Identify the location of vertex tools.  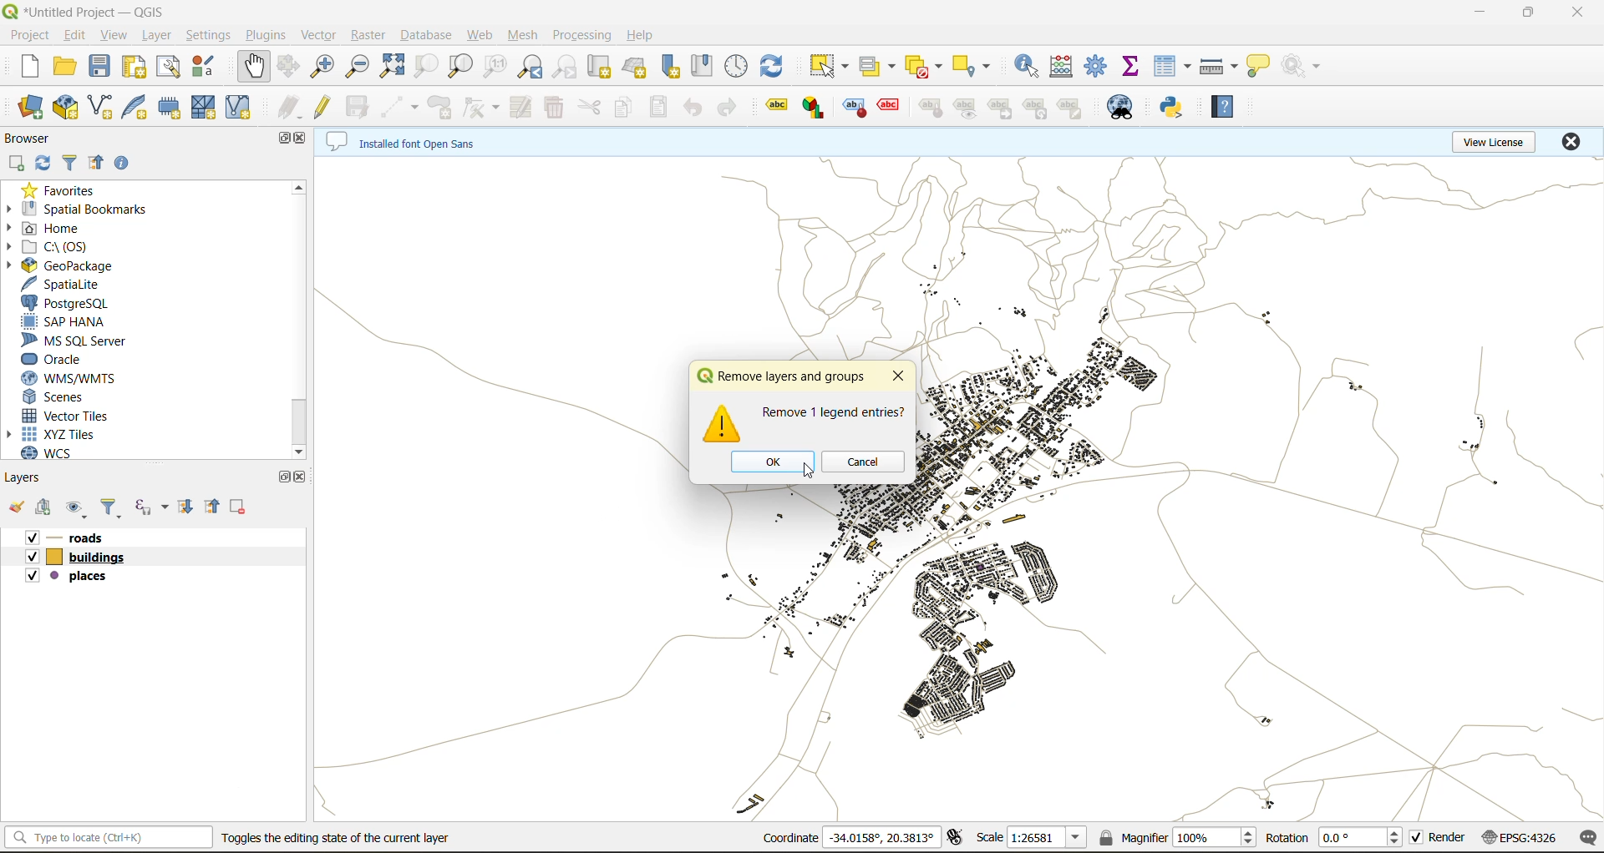
(482, 108).